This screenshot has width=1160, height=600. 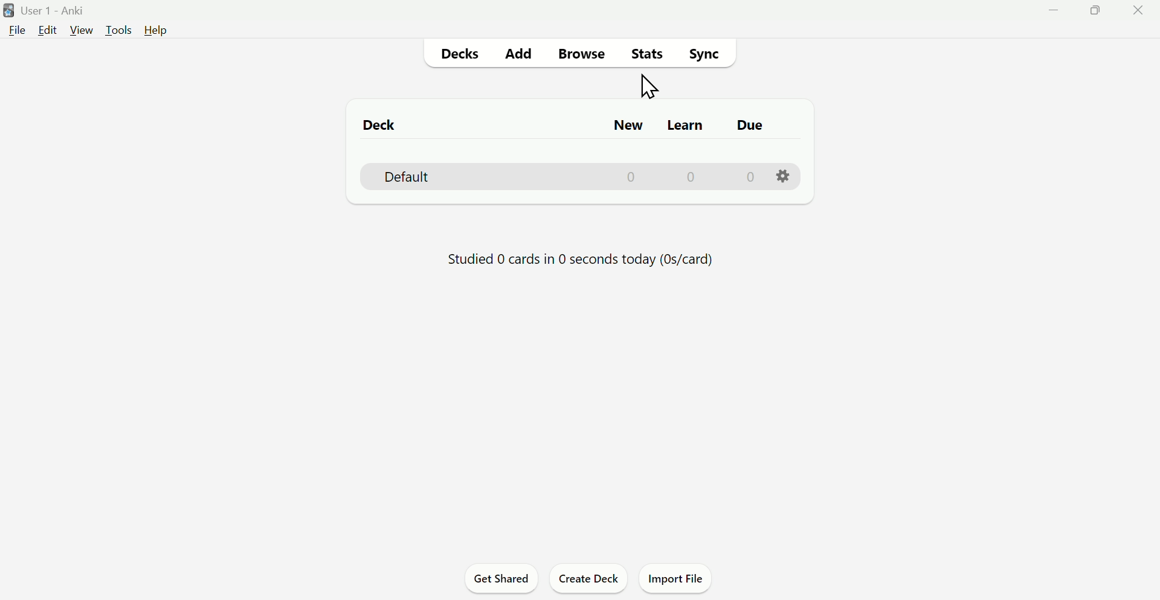 I want to click on Default, so click(x=414, y=177).